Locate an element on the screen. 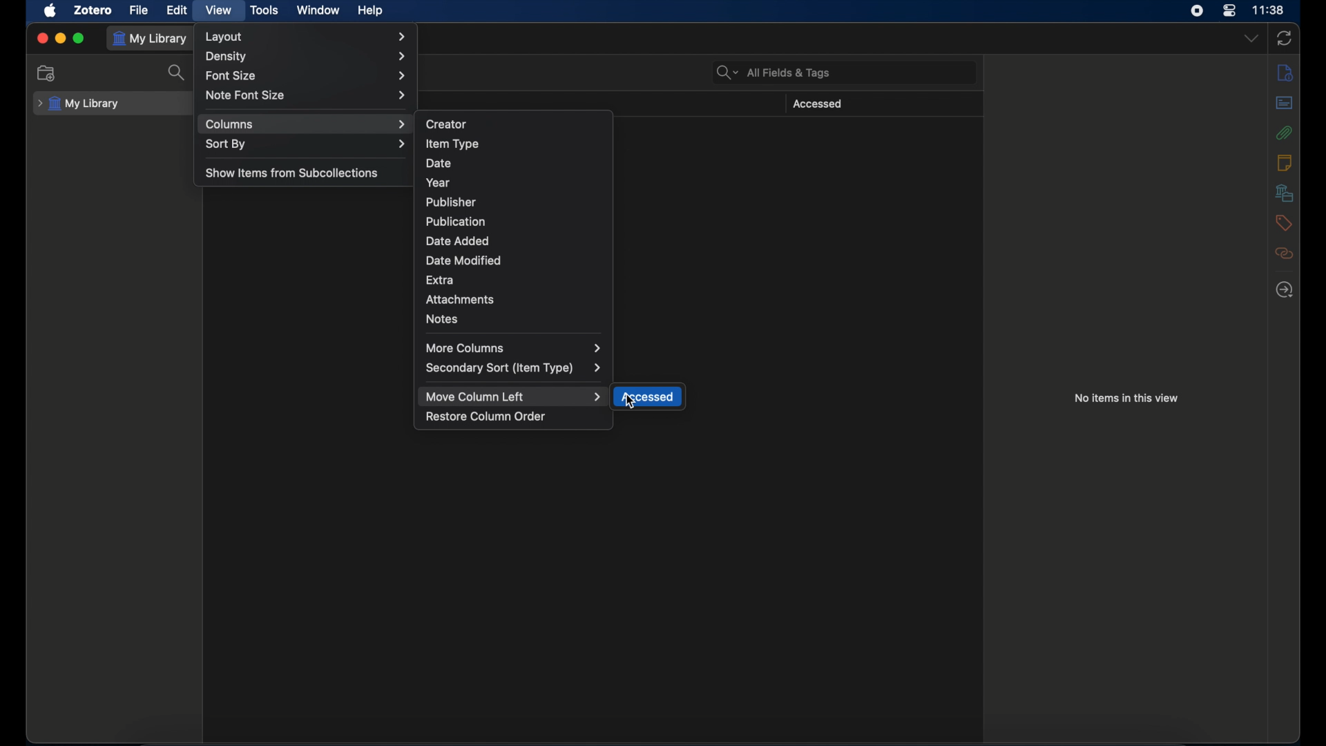  show items from subcollections is located at coordinates (291, 173).